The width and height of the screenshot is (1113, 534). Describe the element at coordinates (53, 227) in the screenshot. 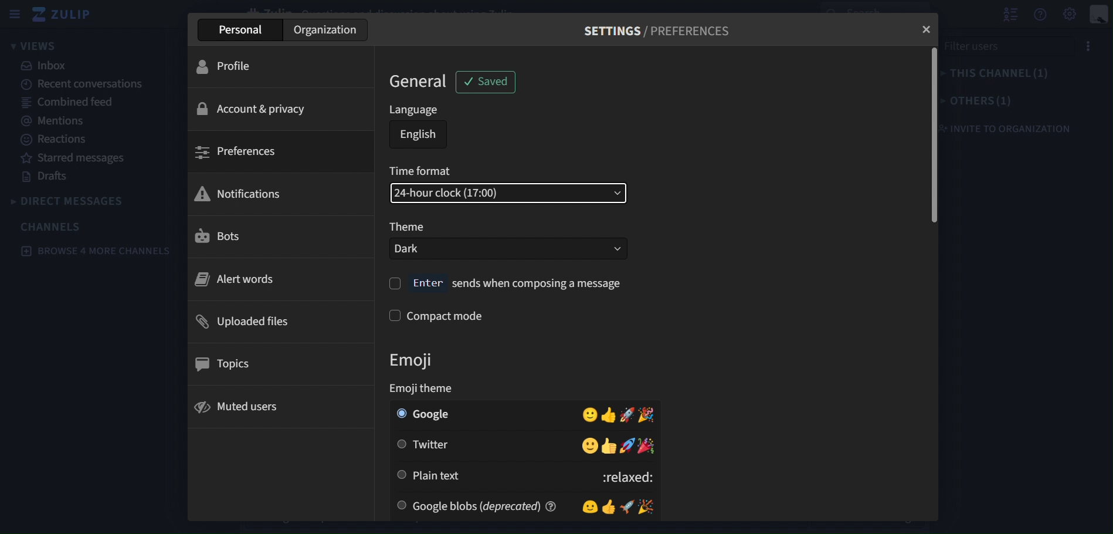

I see `channels` at that location.